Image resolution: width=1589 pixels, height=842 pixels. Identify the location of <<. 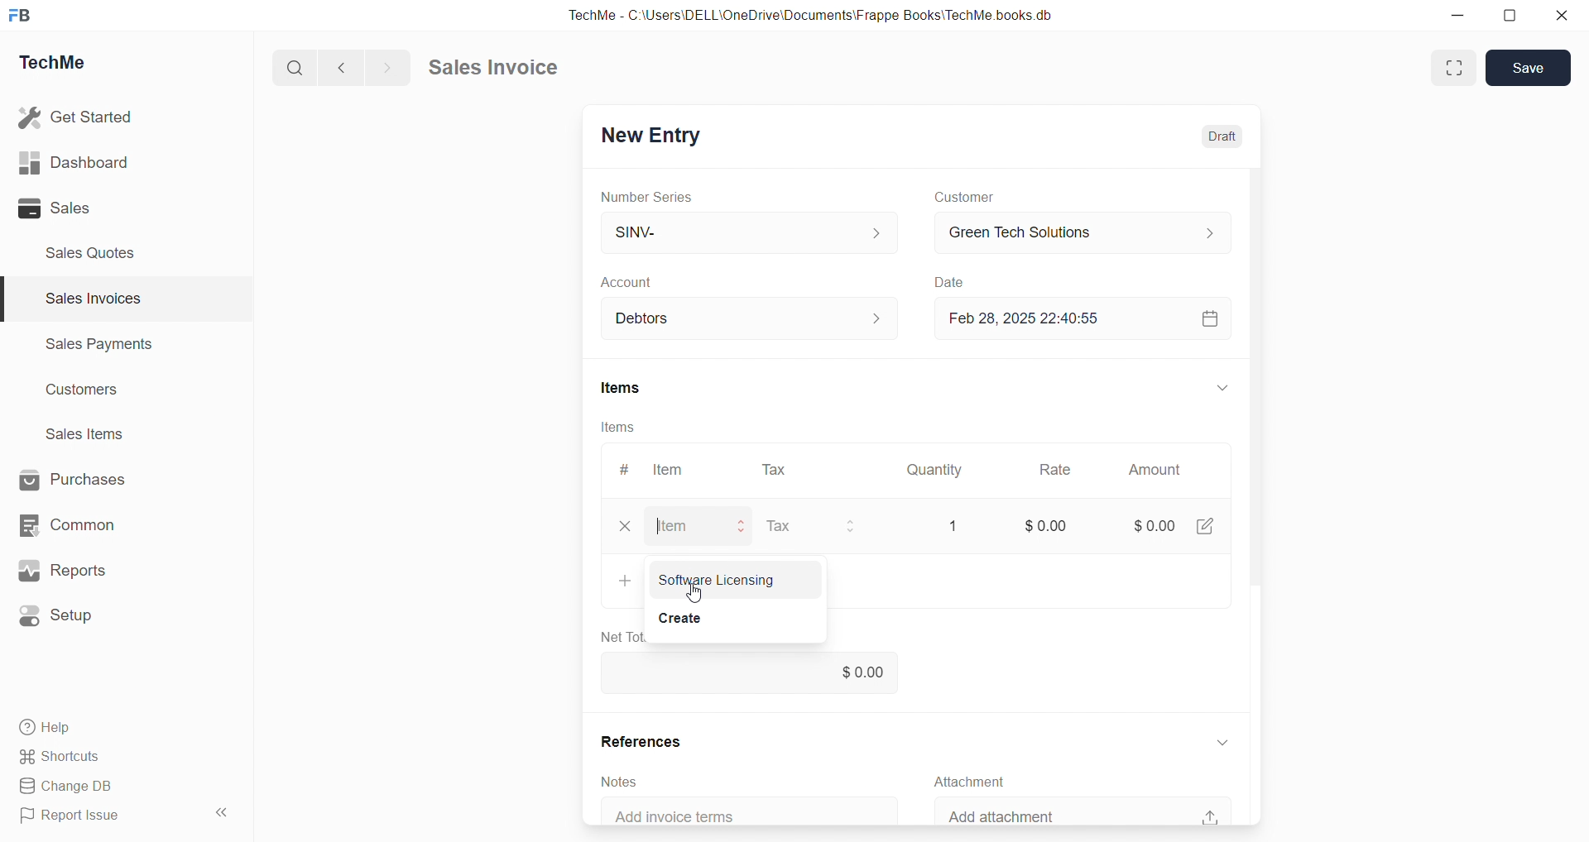
(220, 812).